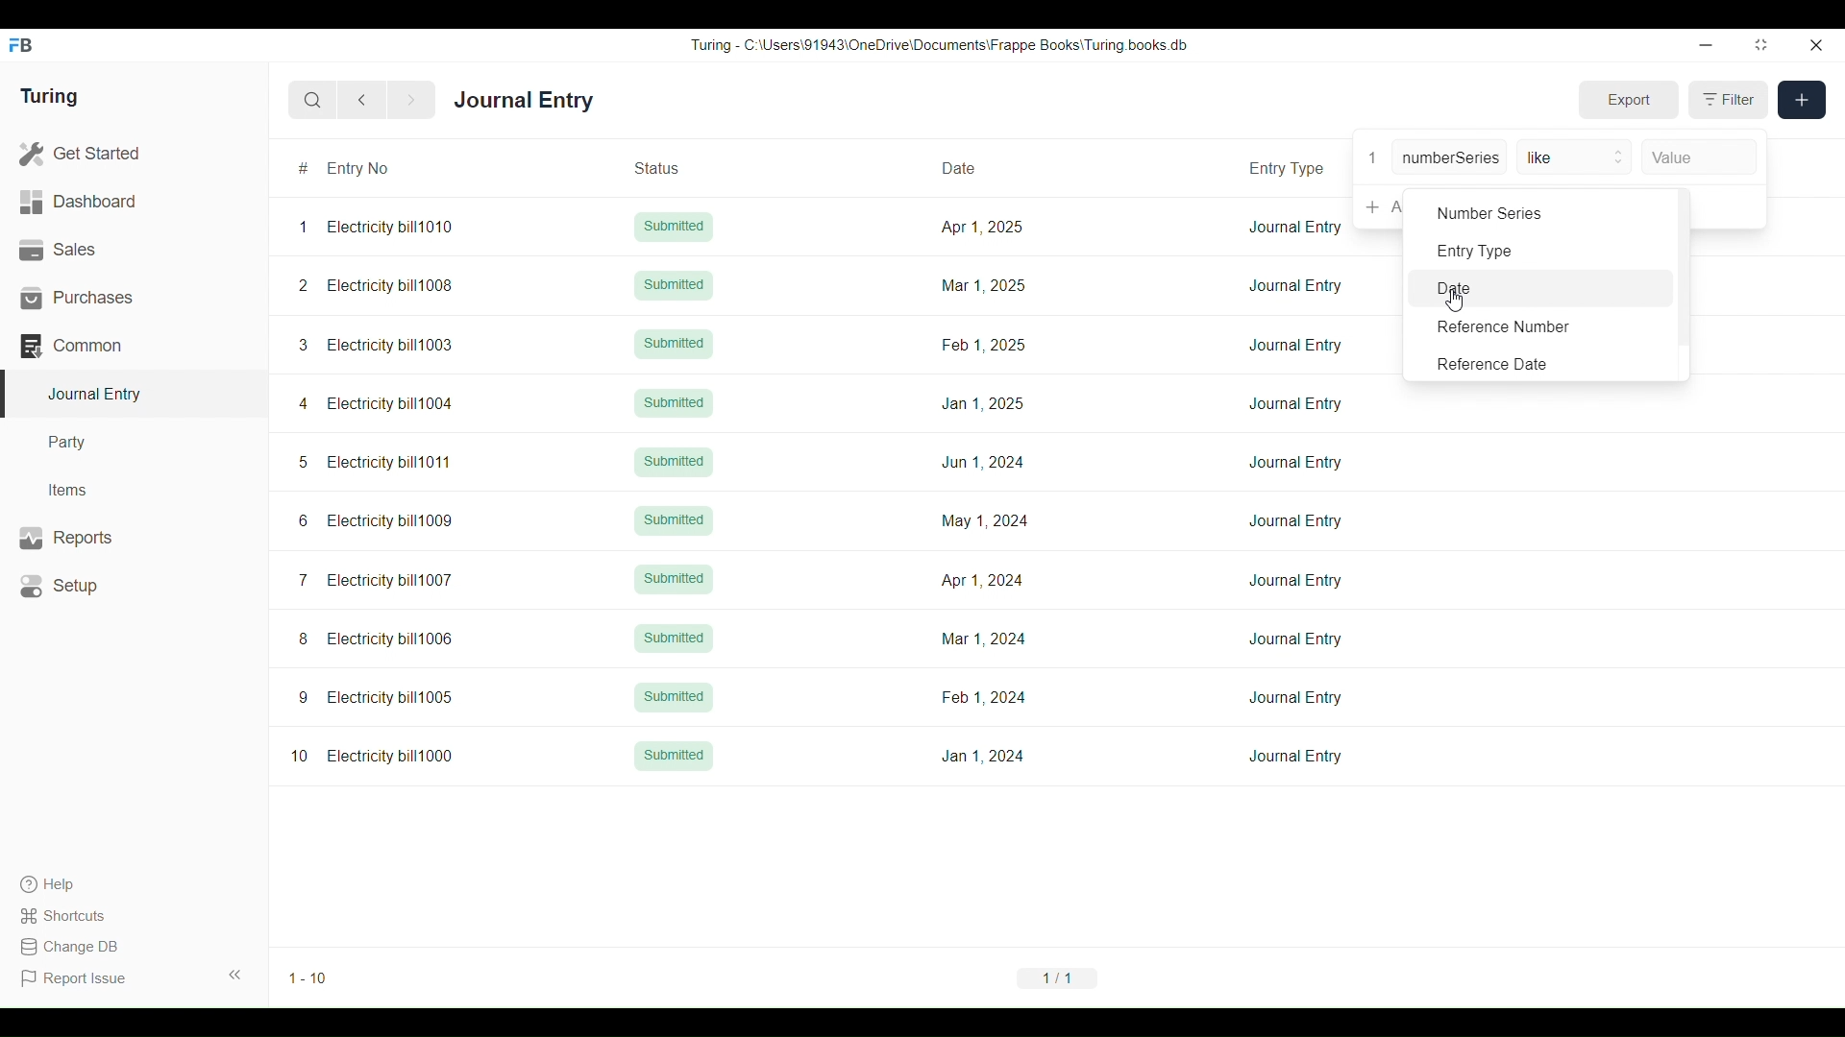 This screenshot has width=1845, height=1037. I want to click on Number Series, so click(1541, 212).